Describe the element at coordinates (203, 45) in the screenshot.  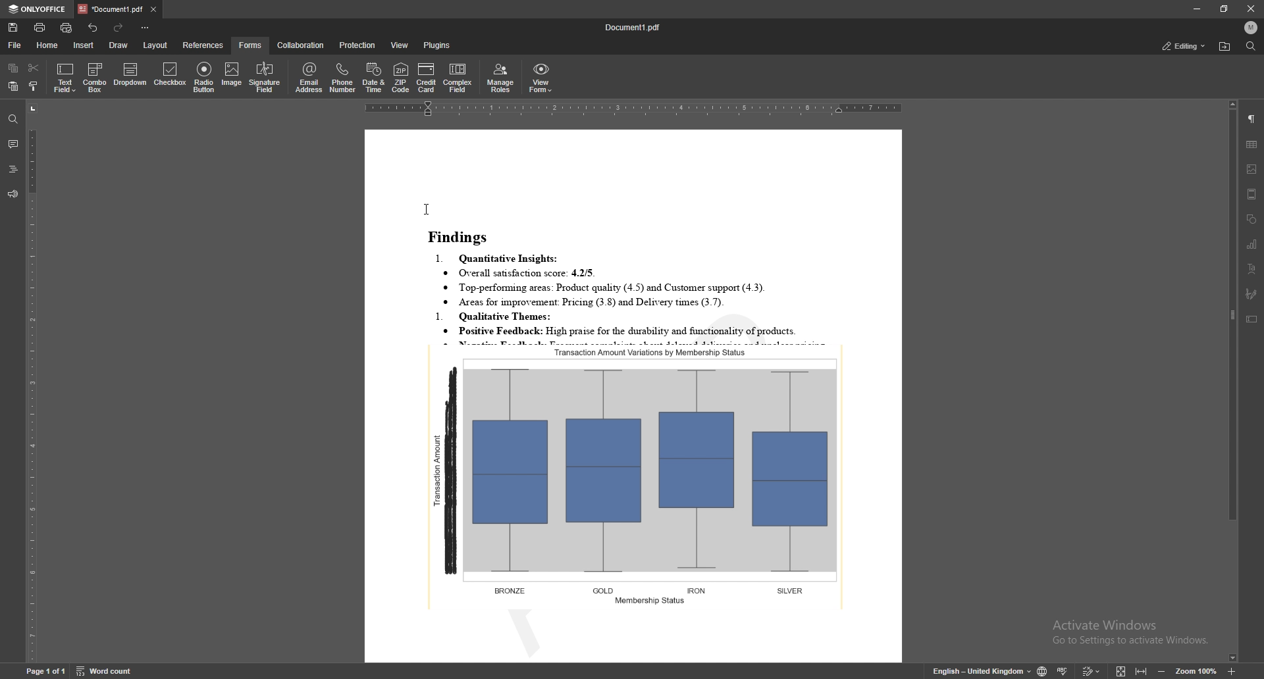
I see `references` at that location.